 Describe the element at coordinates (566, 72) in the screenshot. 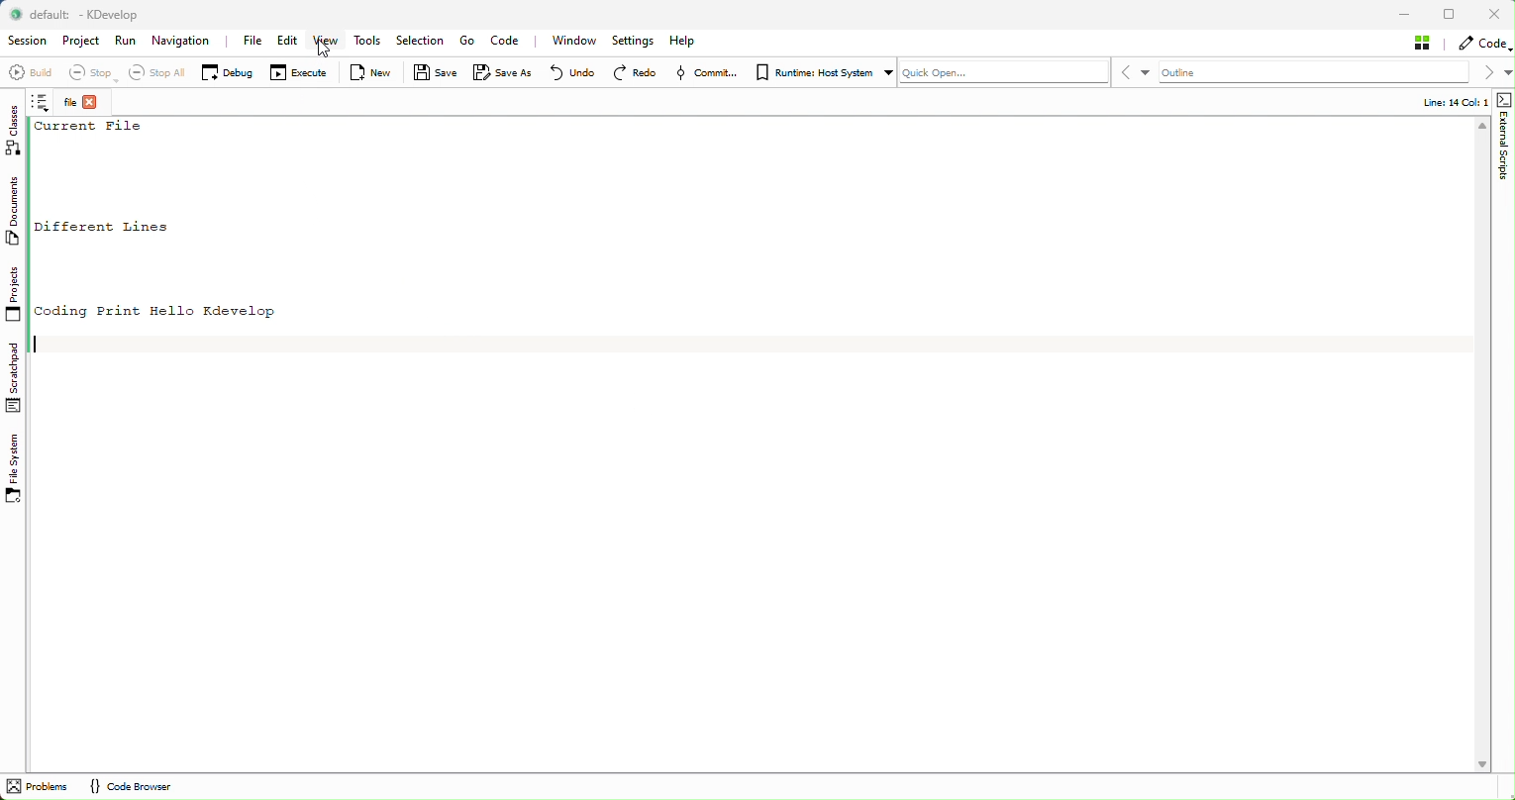

I see `Undo` at that location.